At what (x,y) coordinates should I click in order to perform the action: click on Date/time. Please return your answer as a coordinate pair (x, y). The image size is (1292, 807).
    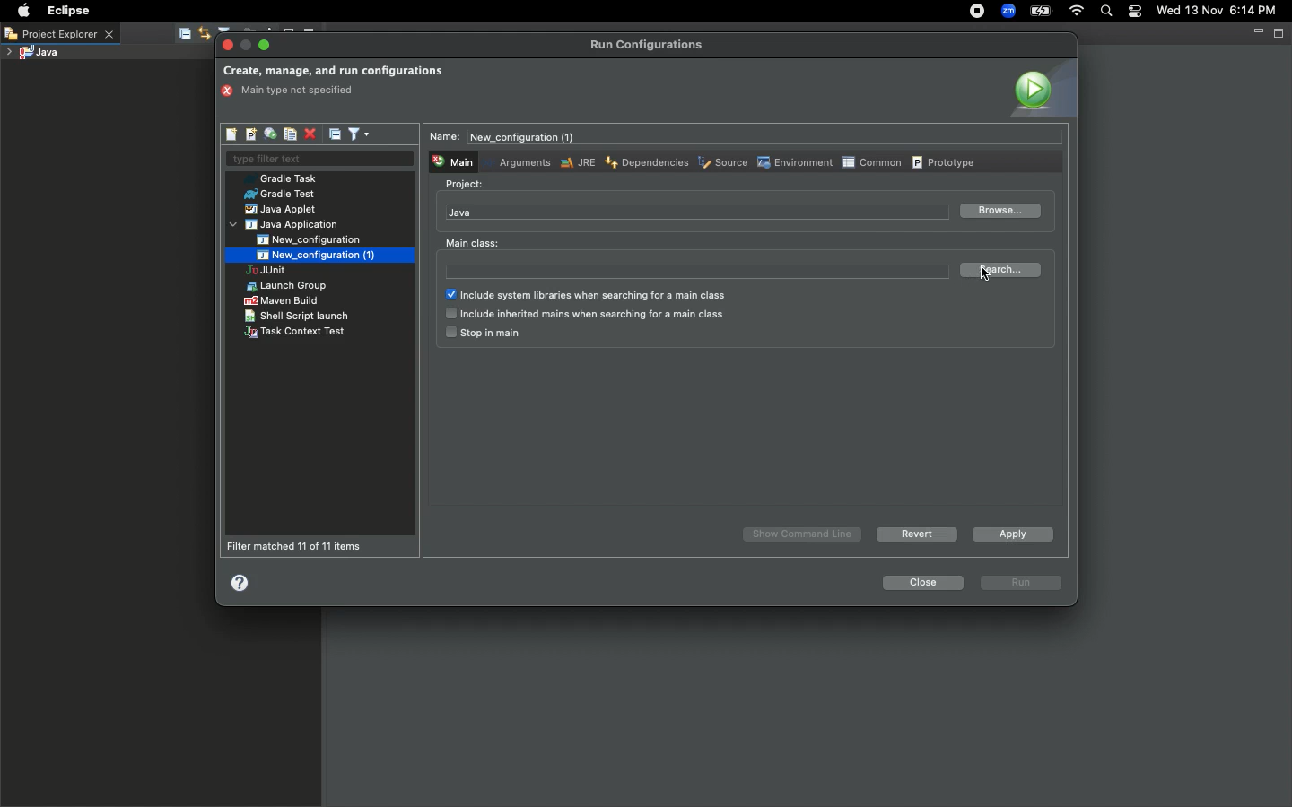
    Looking at the image, I should click on (1224, 10).